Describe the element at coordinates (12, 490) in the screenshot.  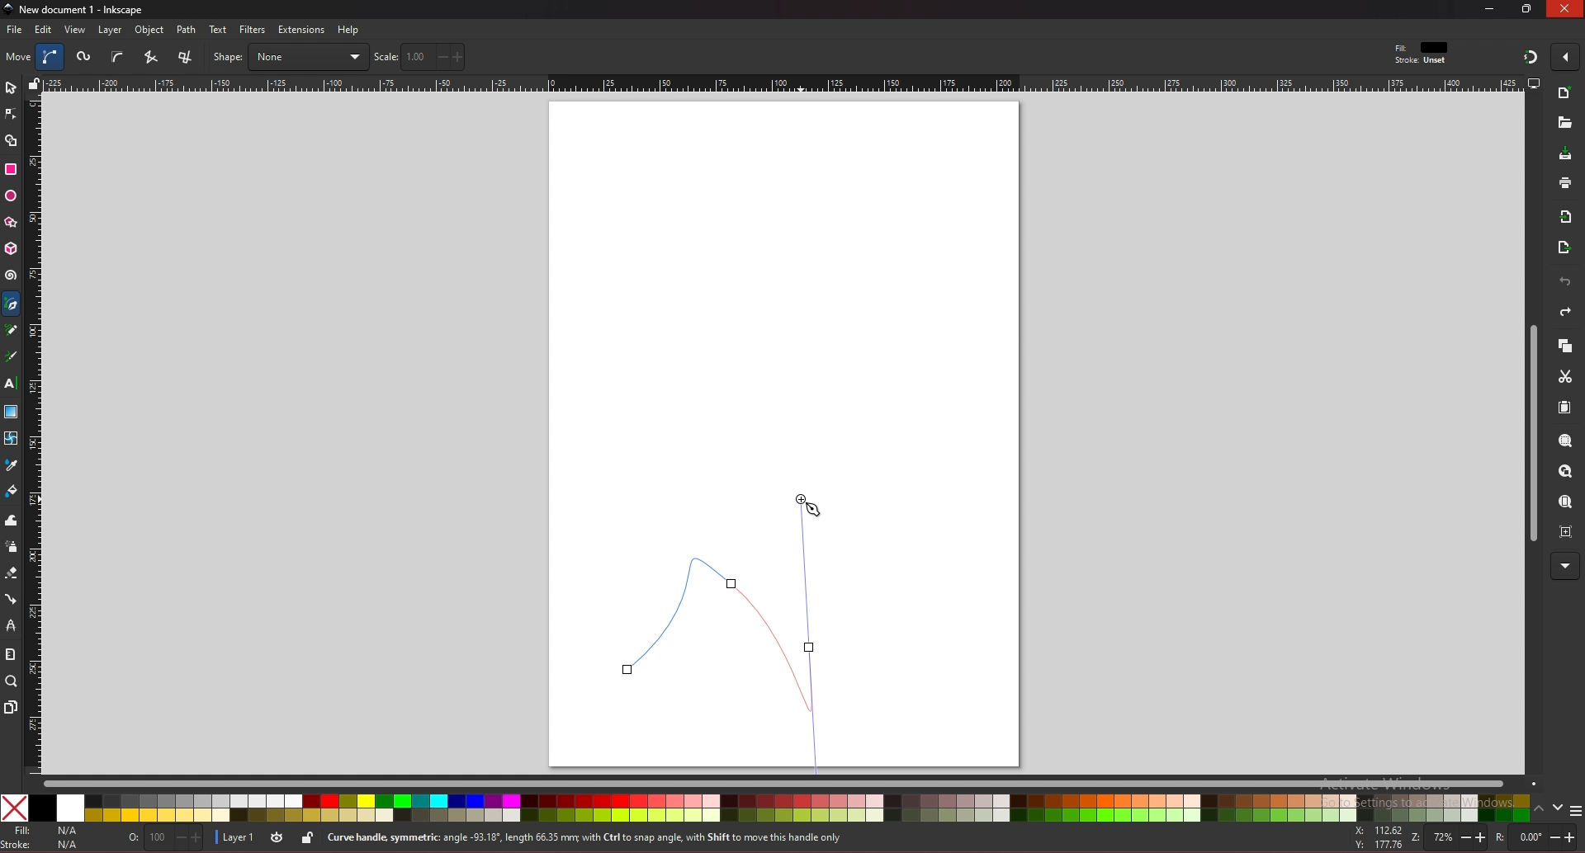
I see `paint bucket` at that location.